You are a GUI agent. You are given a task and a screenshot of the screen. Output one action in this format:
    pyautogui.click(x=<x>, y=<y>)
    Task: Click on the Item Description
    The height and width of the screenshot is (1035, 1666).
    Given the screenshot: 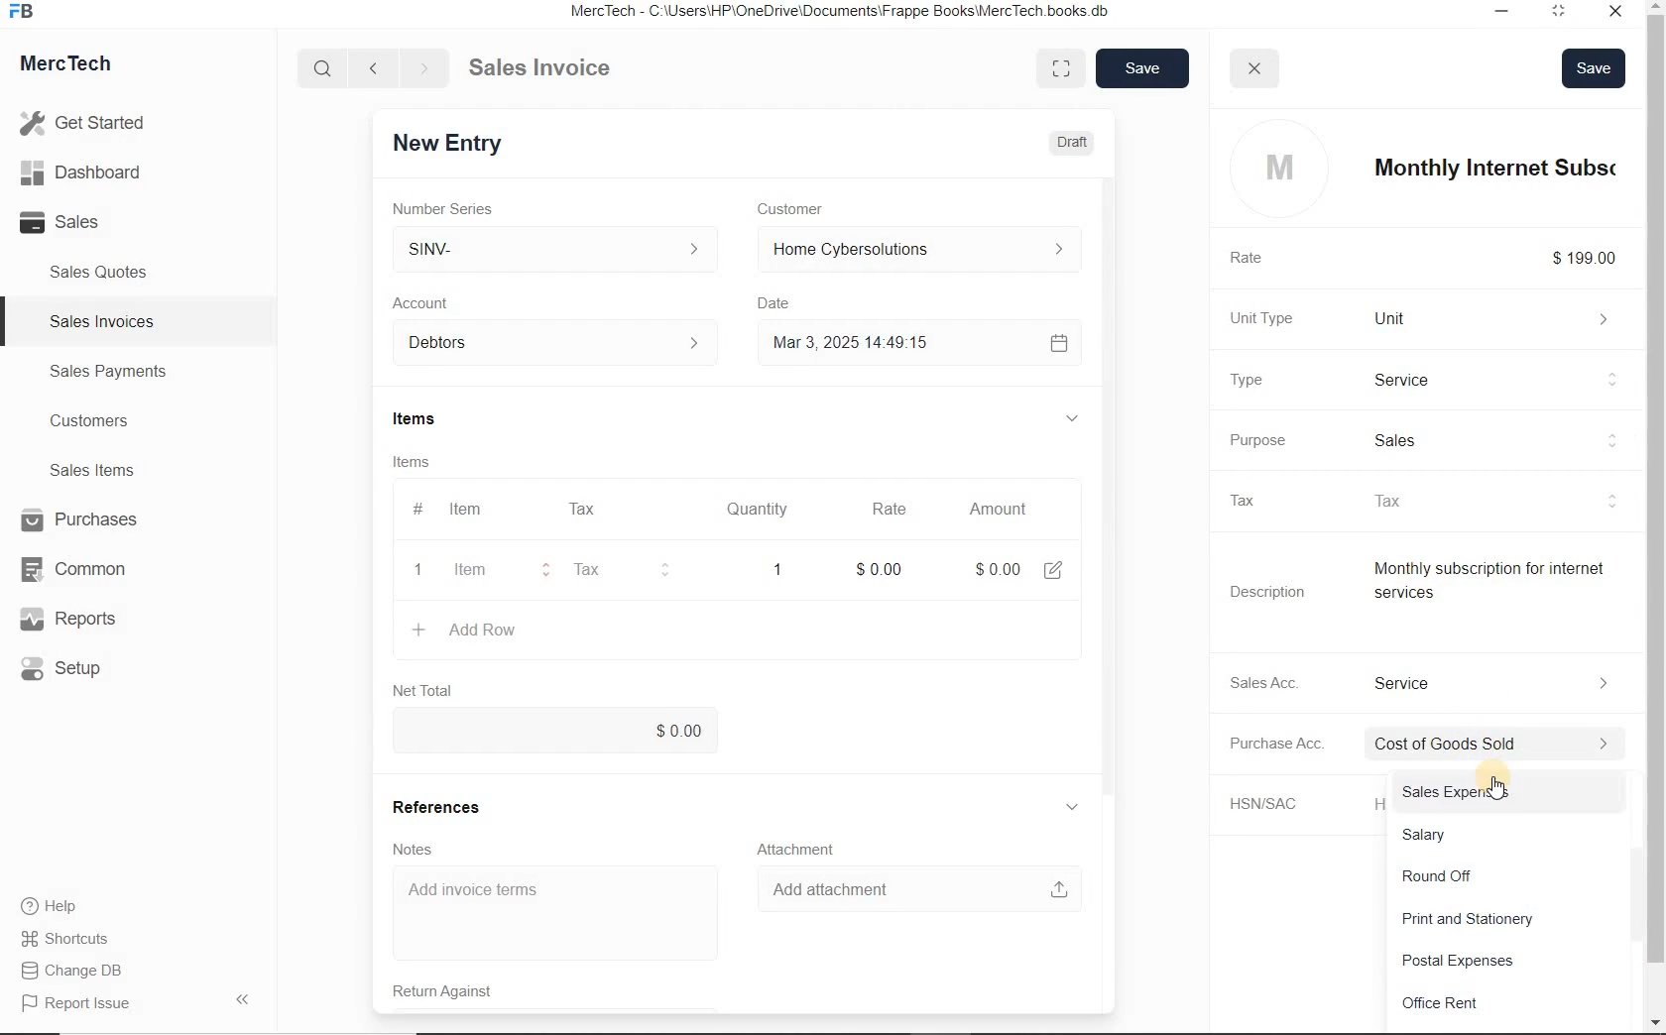 What is the action you would take?
    pyautogui.click(x=1505, y=589)
    